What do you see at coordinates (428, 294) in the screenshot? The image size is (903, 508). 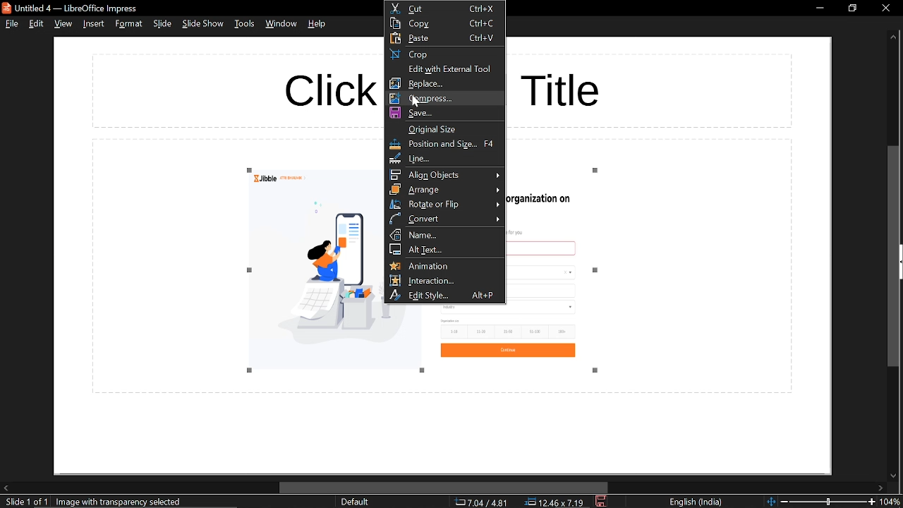 I see `edit style` at bounding box center [428, 294].